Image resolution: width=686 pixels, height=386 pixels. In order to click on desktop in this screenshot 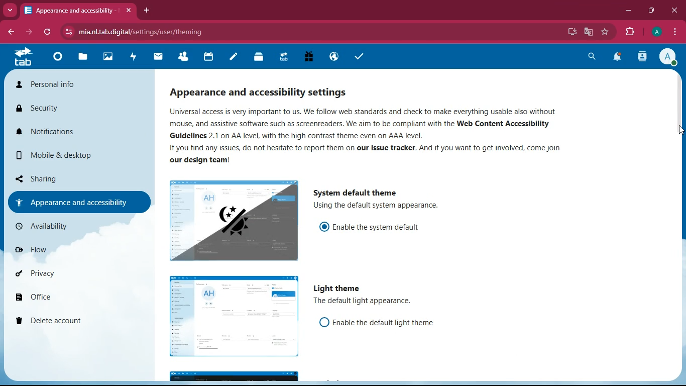, I will do `click(570, 32)`.